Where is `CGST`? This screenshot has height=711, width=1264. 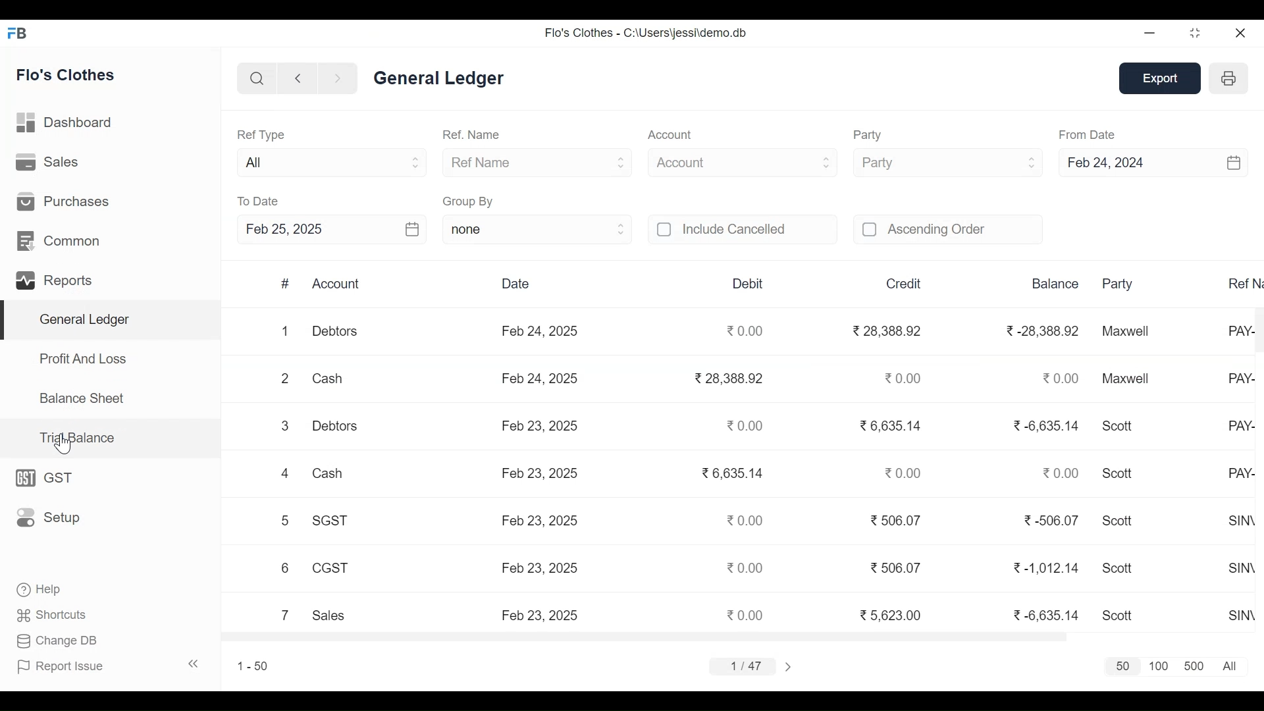 CGST is located at coordinates (329, 568).